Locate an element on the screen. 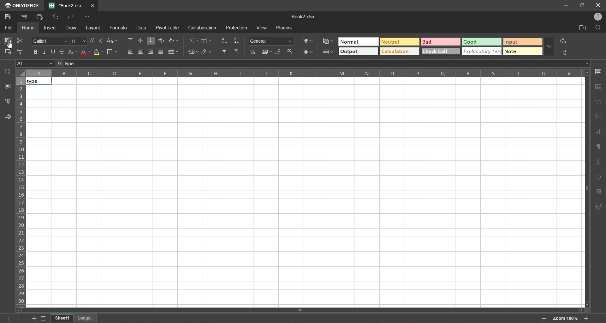 This screenshot has width=606, height=323. clear is located at coordinates (206, 52).